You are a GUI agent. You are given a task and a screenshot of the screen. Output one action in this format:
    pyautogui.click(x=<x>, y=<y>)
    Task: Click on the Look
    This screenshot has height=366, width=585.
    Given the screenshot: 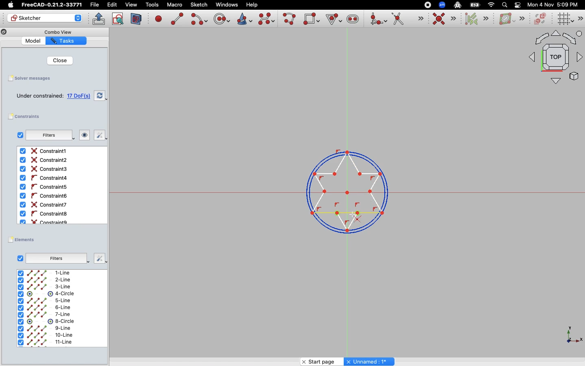 What is the action you would take?
    pyautogui.click(x=82, y=136)
    